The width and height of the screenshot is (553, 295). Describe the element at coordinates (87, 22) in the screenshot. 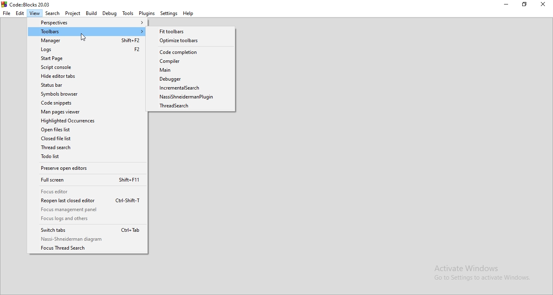

I see `Perspectives` at that location.